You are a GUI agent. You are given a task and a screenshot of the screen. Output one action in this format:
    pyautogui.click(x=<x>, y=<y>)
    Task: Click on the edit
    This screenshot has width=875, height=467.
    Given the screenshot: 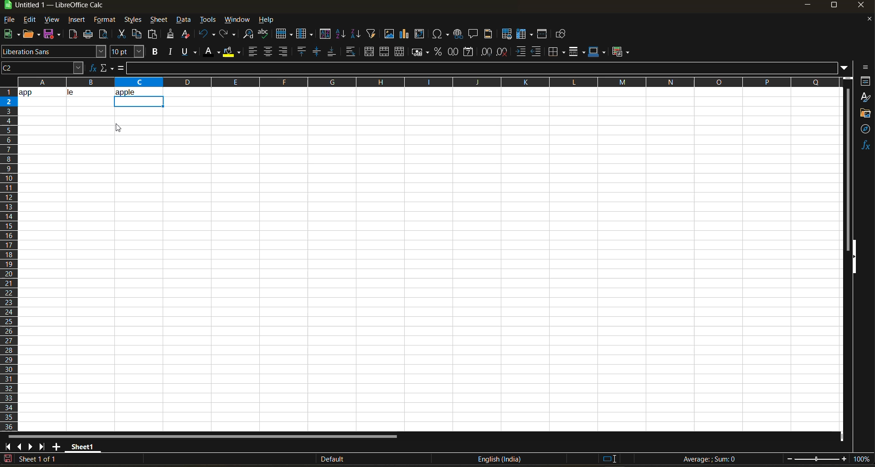 What is the action you would take?
    pyautogui.click(x=30, y=19)
    